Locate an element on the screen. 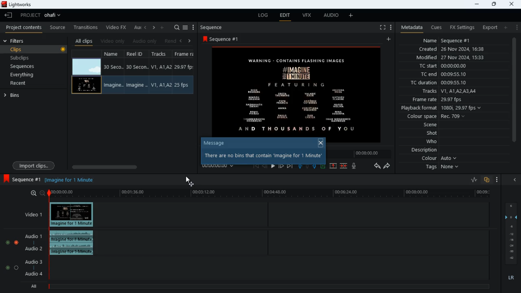 The height and width of the screenshot is (293, 521). close is located at coordinates (512, 3).